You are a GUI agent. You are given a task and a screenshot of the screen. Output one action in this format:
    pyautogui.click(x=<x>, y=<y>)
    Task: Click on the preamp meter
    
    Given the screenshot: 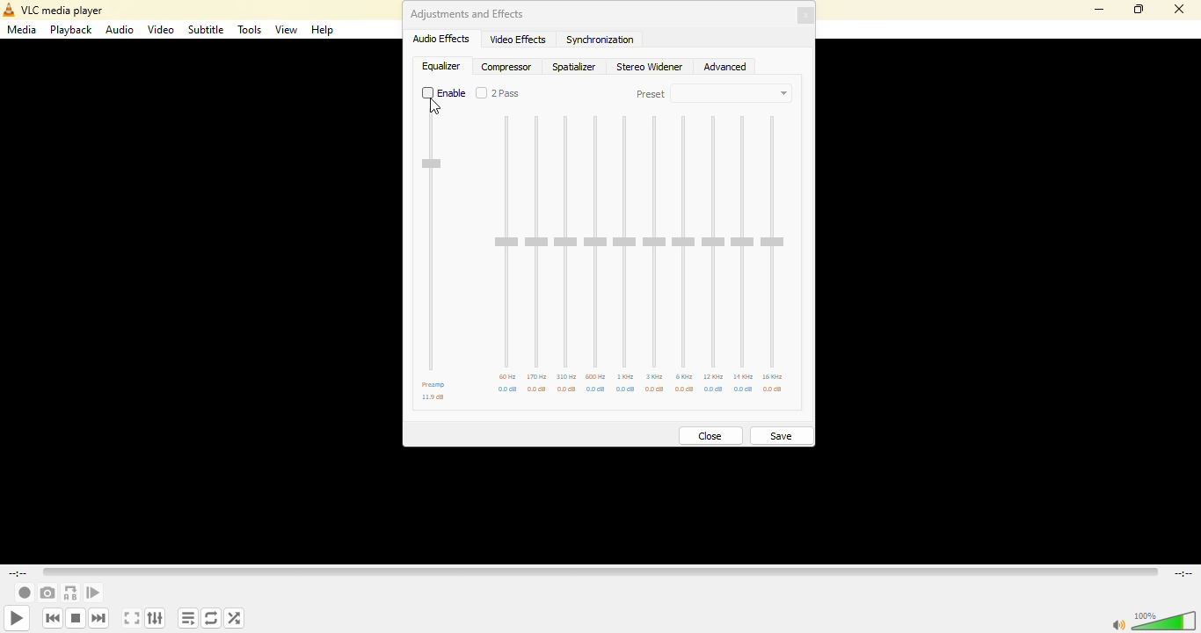 What is the action you would take?
    pyautogui.click(x=433, y=166)
    